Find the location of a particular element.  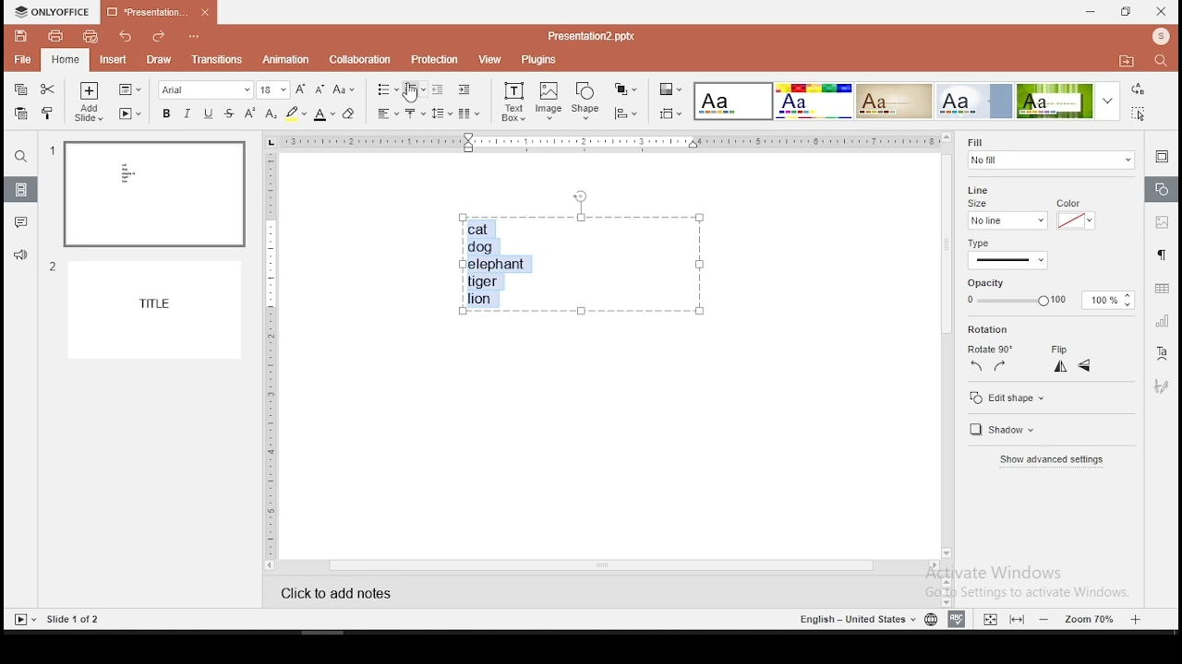

image is located at coordinates (549, 101).